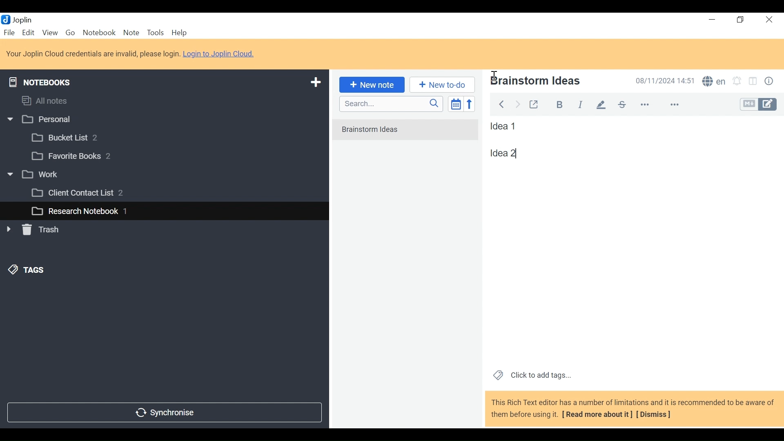 The height and width of the screenshot is (441, 784). What do you see at coordinates (180, 33) in the screenshot?
I see `Help` at bounding box center [180, 33].